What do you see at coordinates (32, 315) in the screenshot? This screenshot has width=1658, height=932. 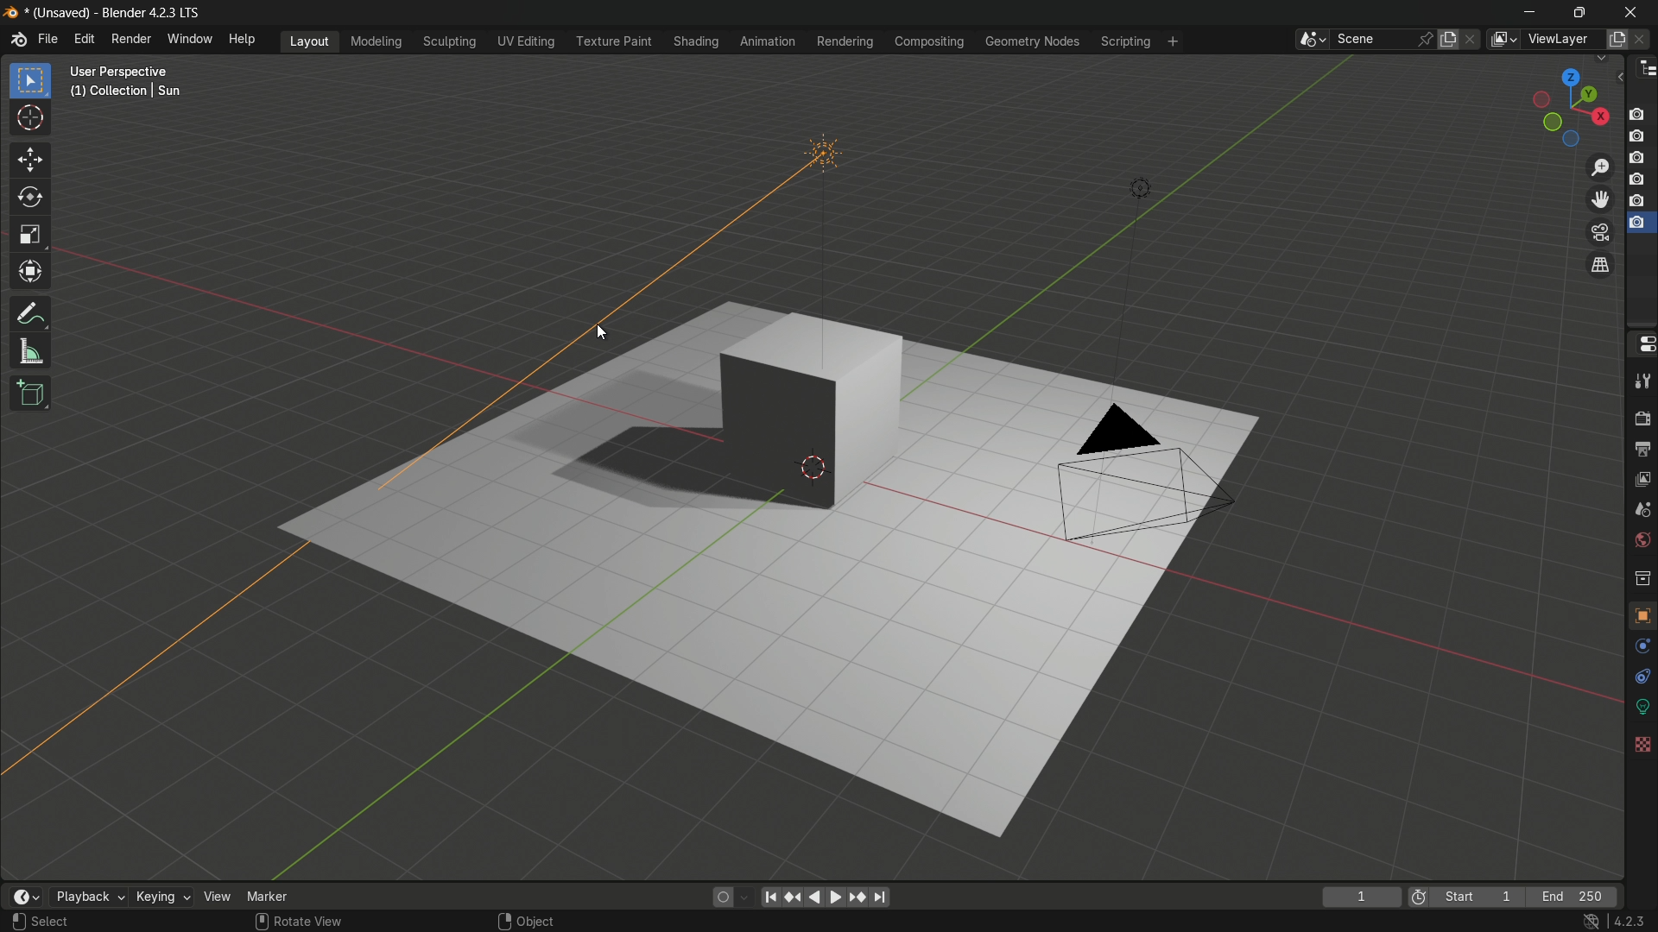 I see `annotate` at bounding box center [32, 315].